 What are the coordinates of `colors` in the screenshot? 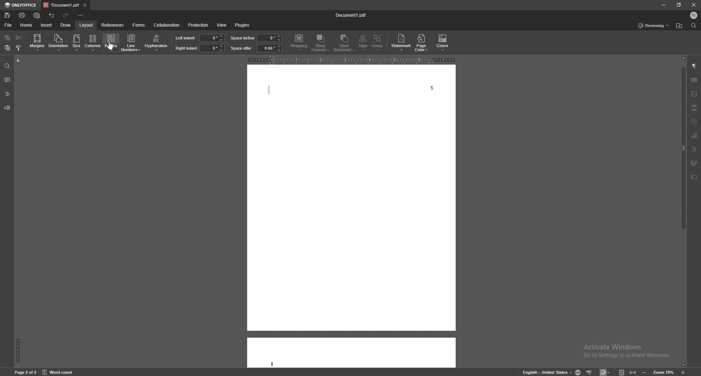 It's located at (444, 42).